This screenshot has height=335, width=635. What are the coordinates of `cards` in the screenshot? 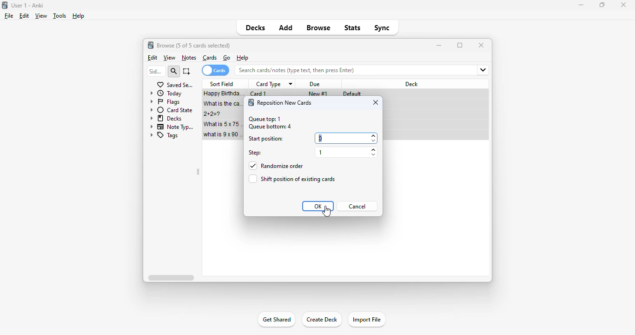 It's located at (215, 70).